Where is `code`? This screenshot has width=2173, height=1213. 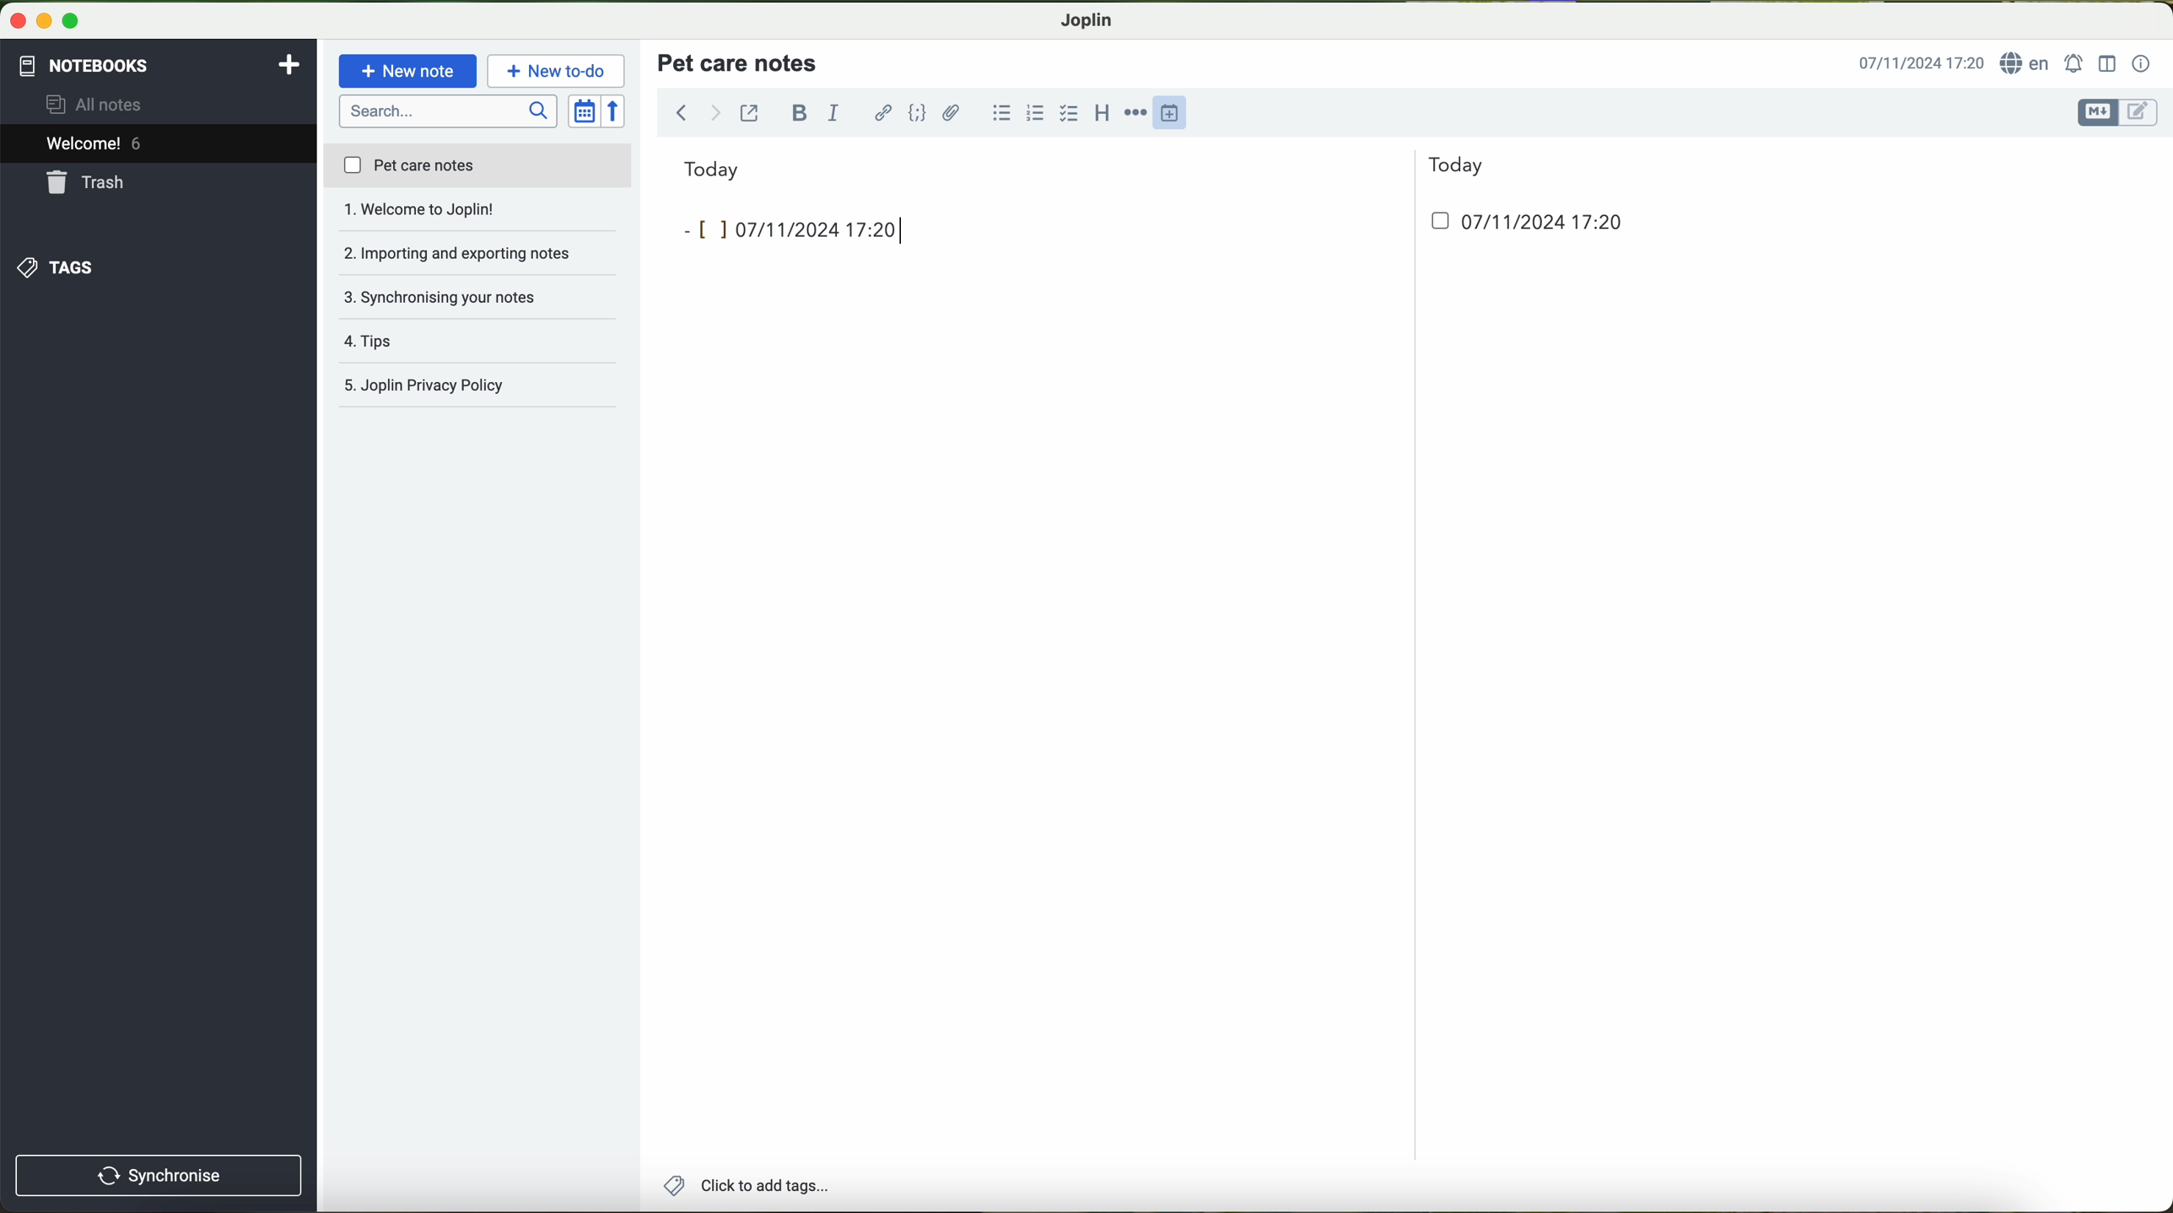
code is located at coordinates (917, 112).